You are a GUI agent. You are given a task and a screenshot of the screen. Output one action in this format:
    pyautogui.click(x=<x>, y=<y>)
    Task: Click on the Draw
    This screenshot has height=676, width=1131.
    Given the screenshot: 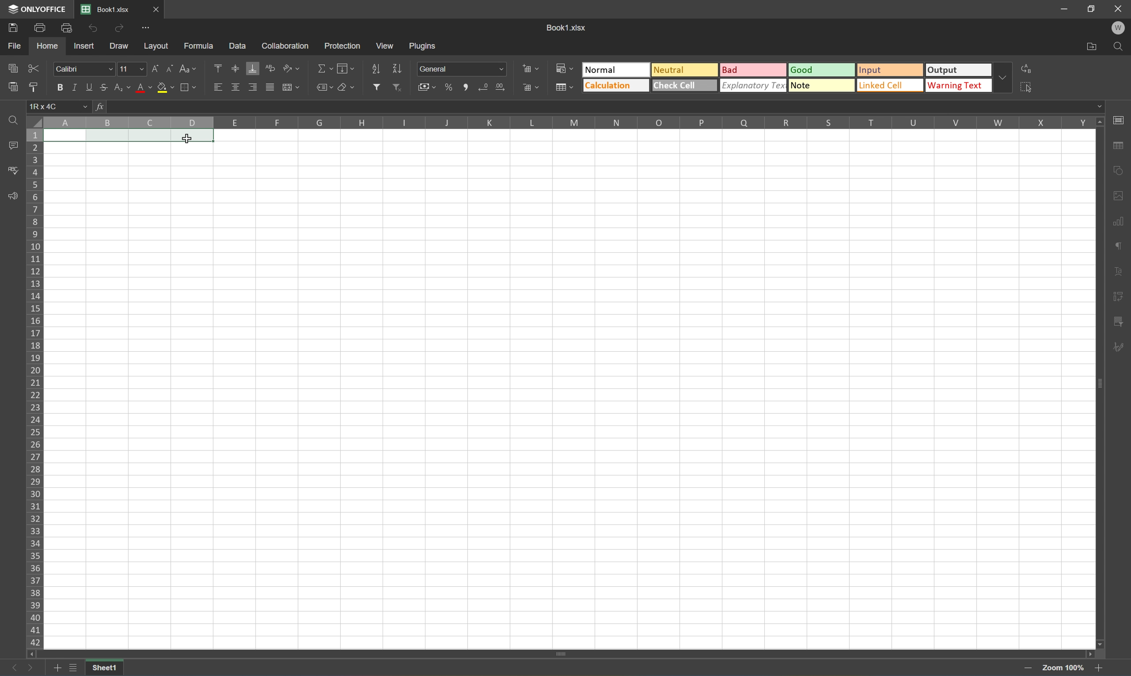 What is the action you would take?
    pyautogui.click(x=120, y=48)
    